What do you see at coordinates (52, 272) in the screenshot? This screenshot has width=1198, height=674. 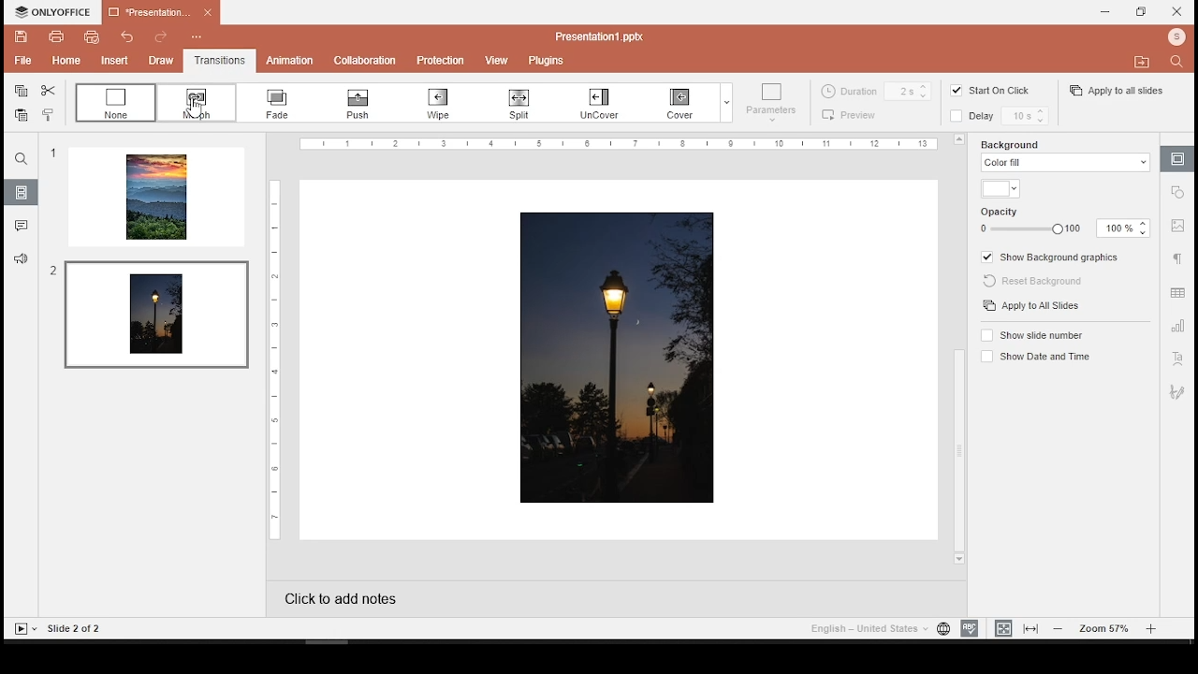 I see `2` at bounding box center [52, 272].